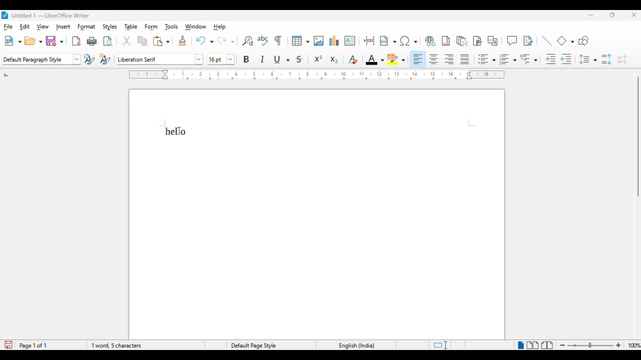 The height and width of the screenshot is (360, 641). Describe the element at coordinates (462, 41) in the screenshot. I see `insert endnote` at that location.